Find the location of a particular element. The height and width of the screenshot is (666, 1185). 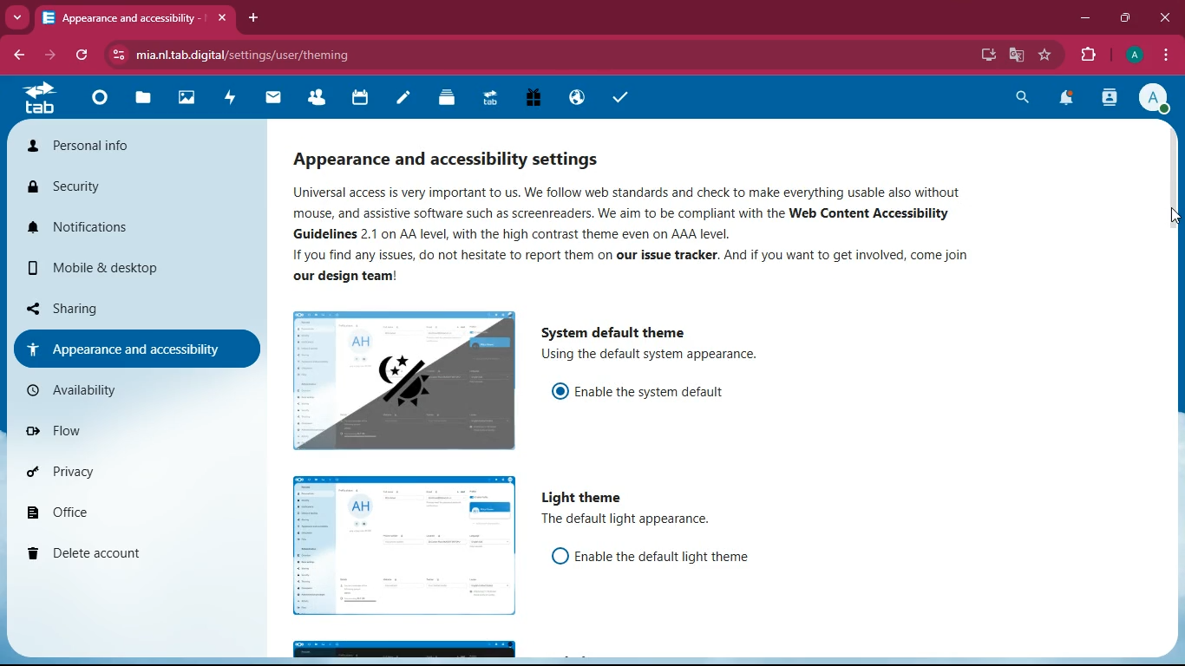

google translate is located at coordinates (1015, 55).